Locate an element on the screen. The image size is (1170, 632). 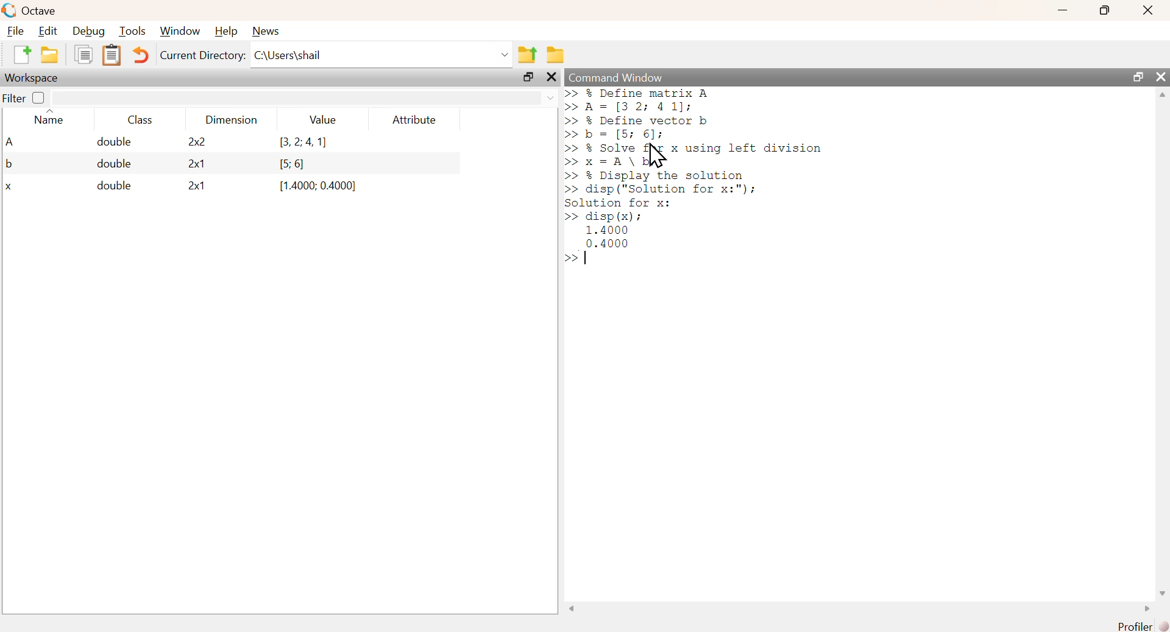
text cursor is located at coordinates (588, 259).